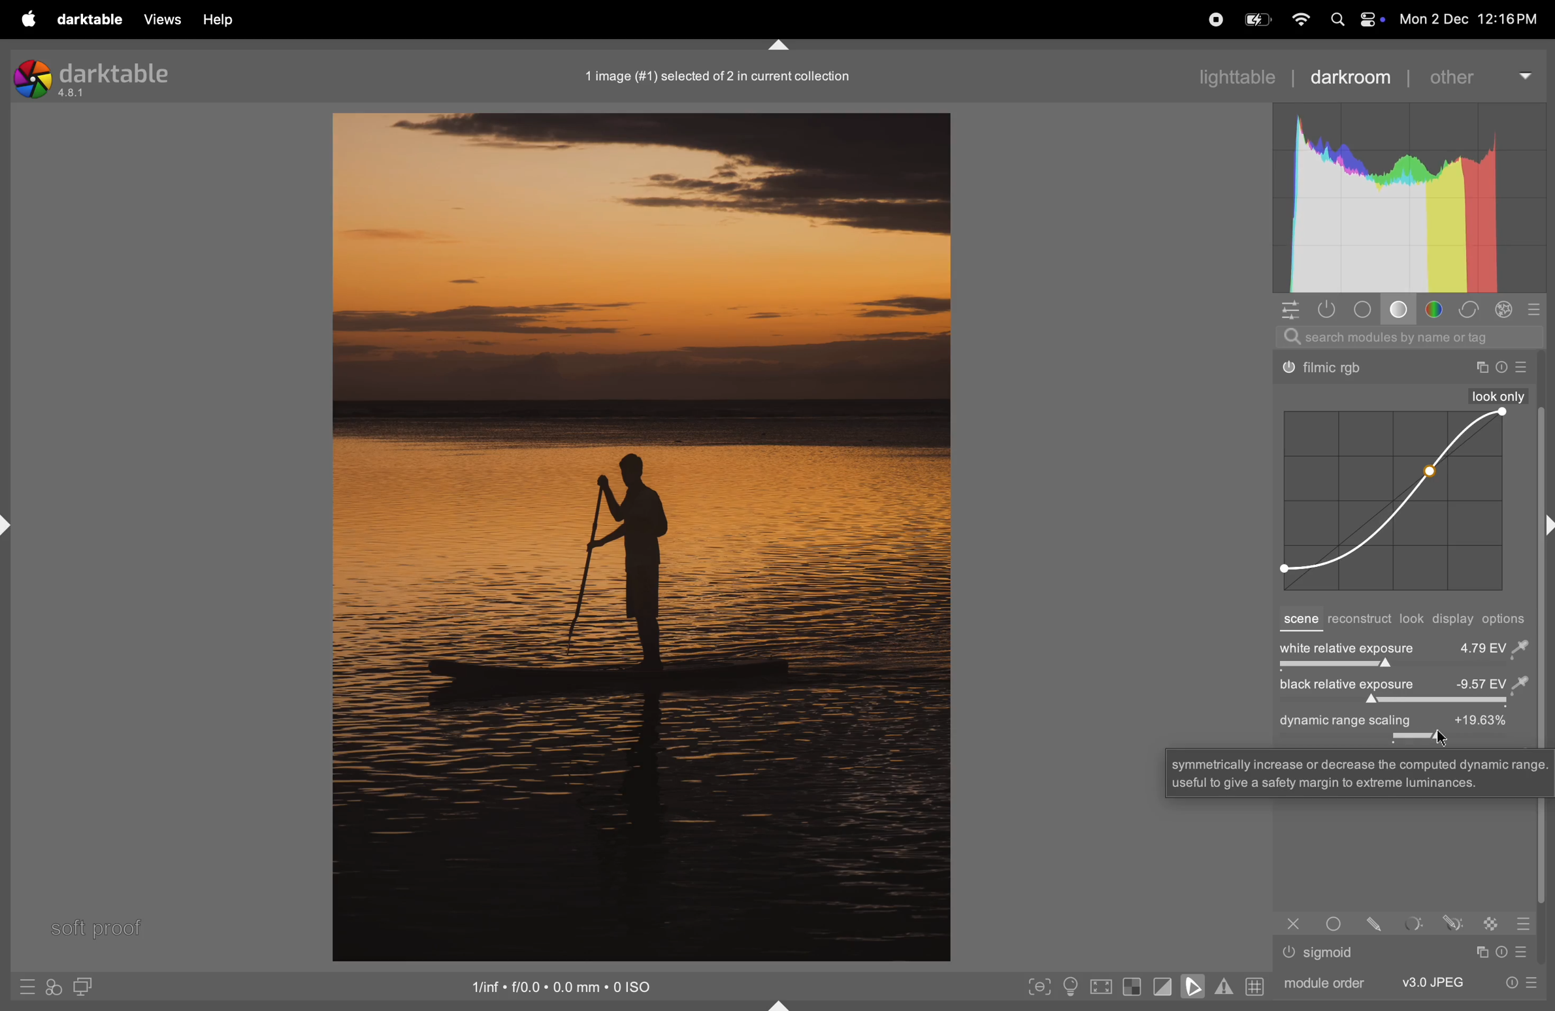  What do you see at coordinates (27, 986) in the screenshot?
I see `quick acess to presets` at bounding box center [27, 986].